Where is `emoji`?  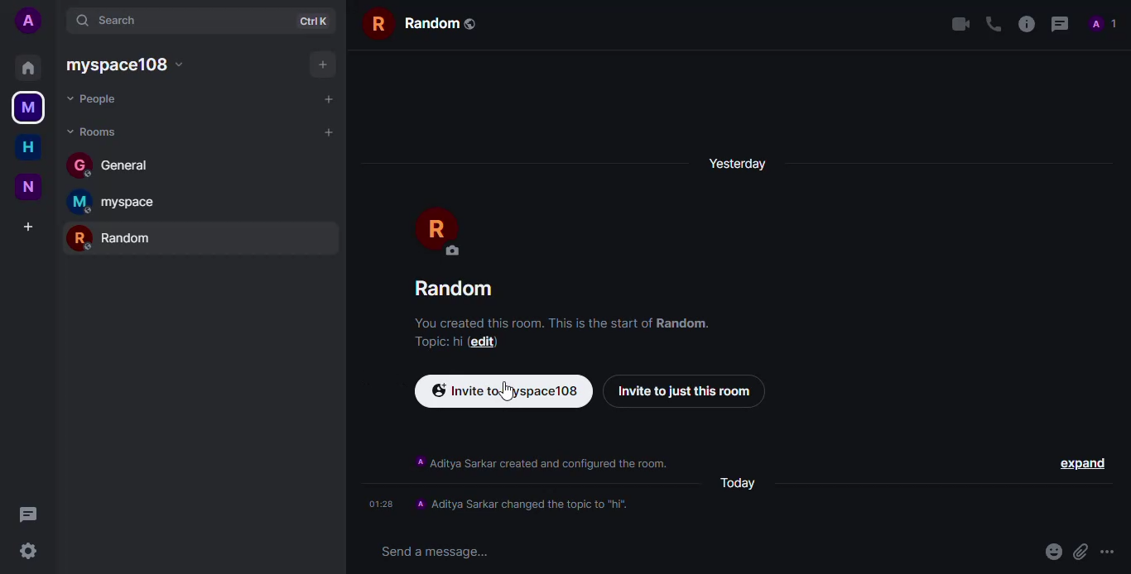 emoji is located at coordinates (1050, 552).